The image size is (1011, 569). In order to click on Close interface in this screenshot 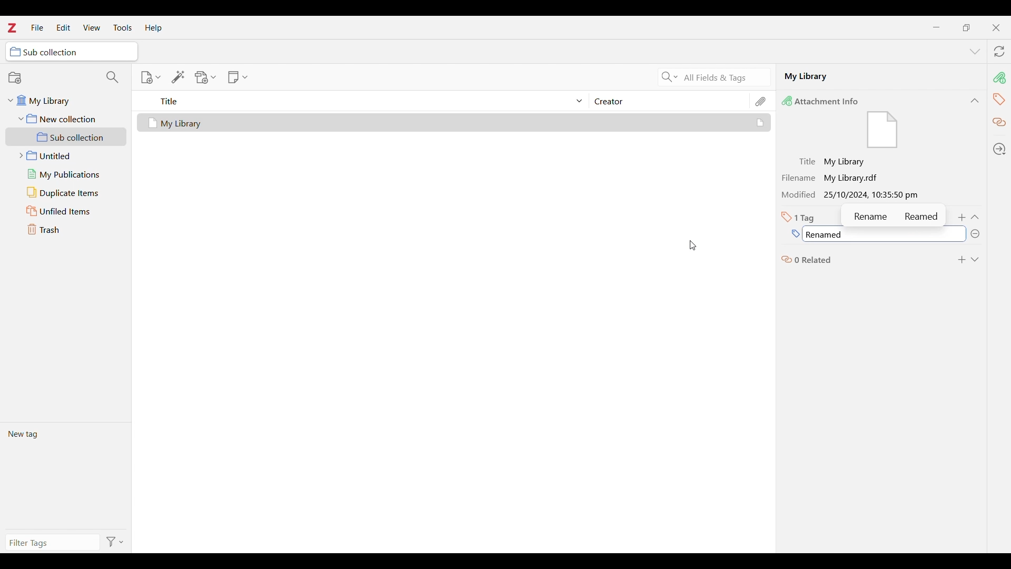, I will do `click(996, 27)`.